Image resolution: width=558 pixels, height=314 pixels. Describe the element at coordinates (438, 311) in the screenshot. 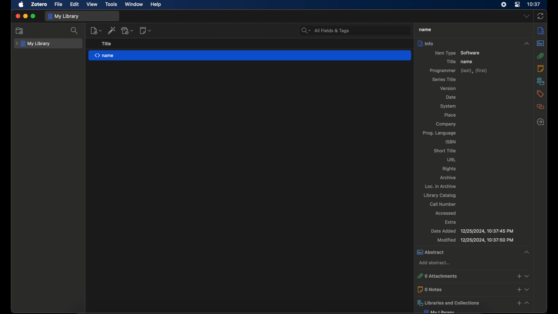

I see `my library` at that location.